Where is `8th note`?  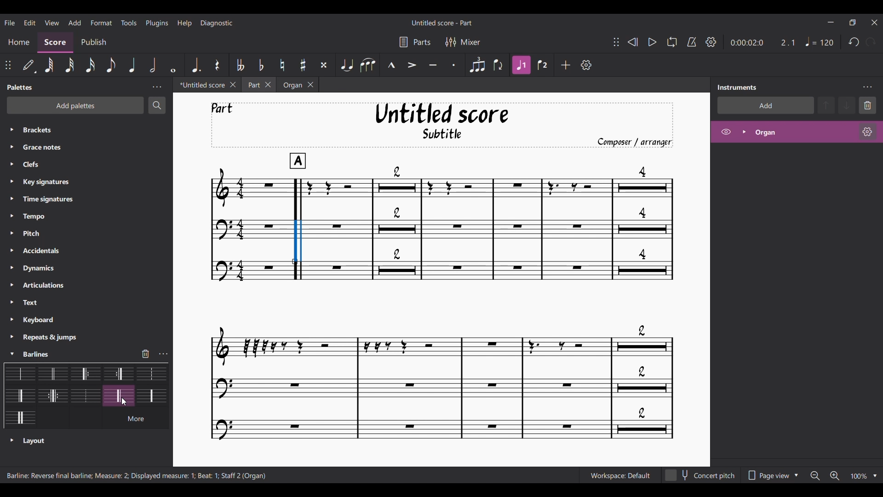
8th note is located at coordinates (110, 65).